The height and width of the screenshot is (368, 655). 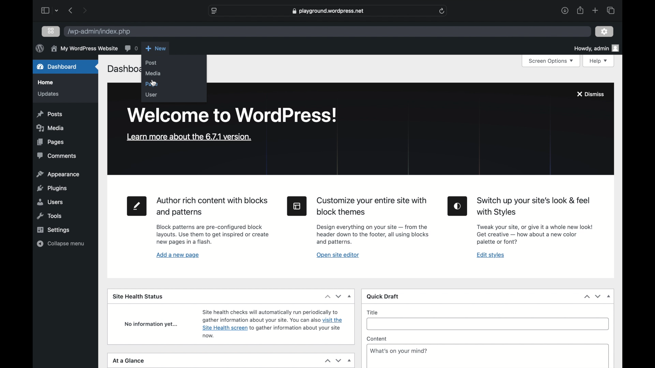 I want to click on show sidebar, so click(x=45, y=10).